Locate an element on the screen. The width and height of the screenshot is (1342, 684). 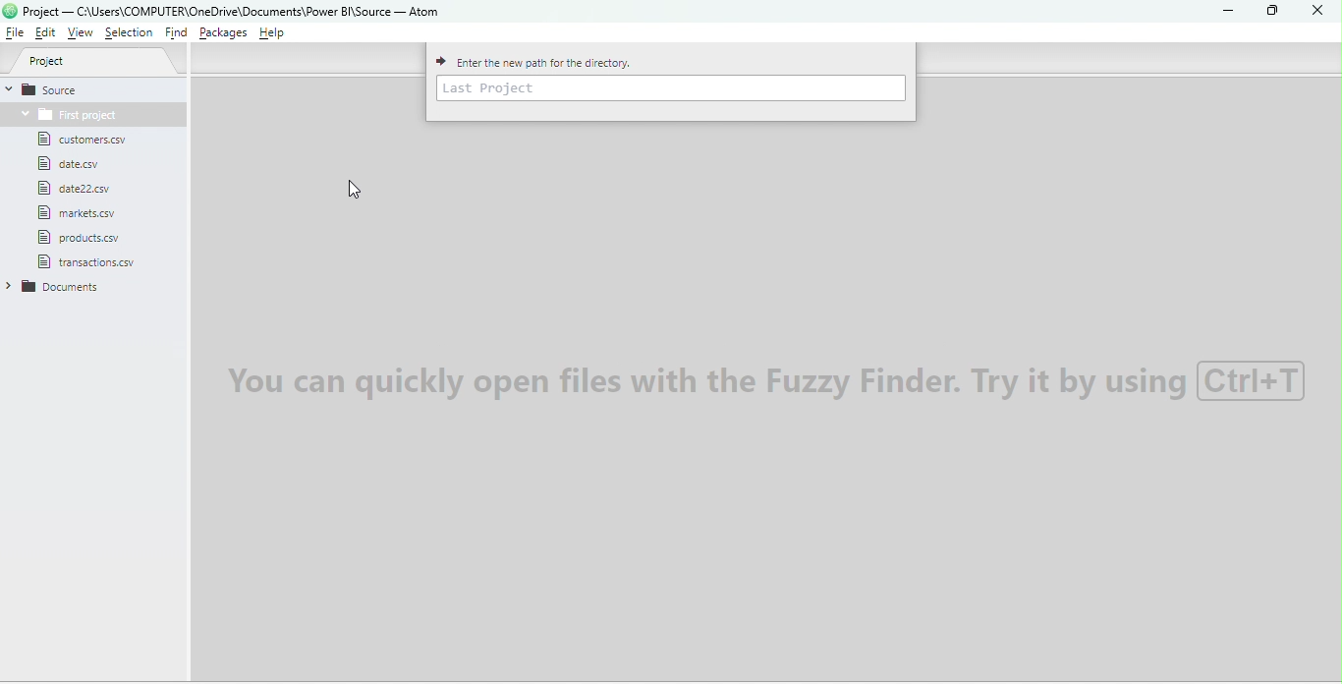
File is located at coordinates (89, 261).